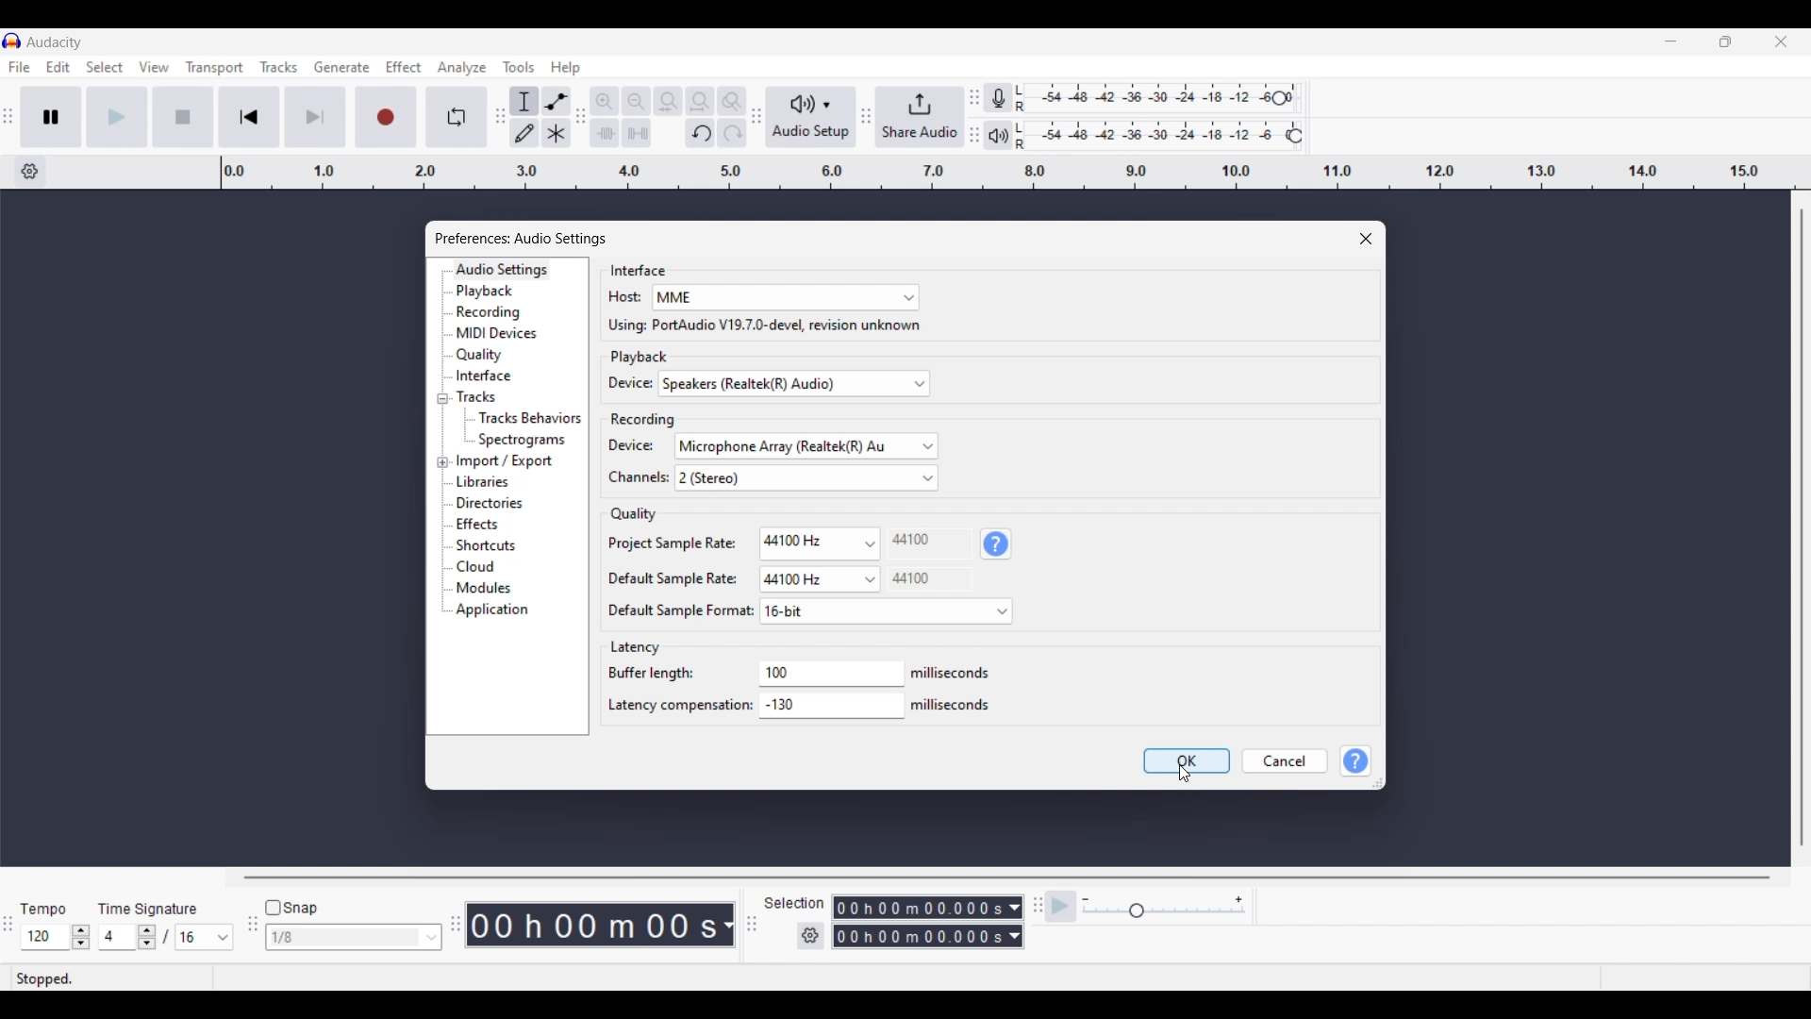 Image resolution: width=1811 pixels, height=1019 pixels. Describe the element at coordinates (1187, 761) in the screenshot. I see `Save inputs made` at that location.